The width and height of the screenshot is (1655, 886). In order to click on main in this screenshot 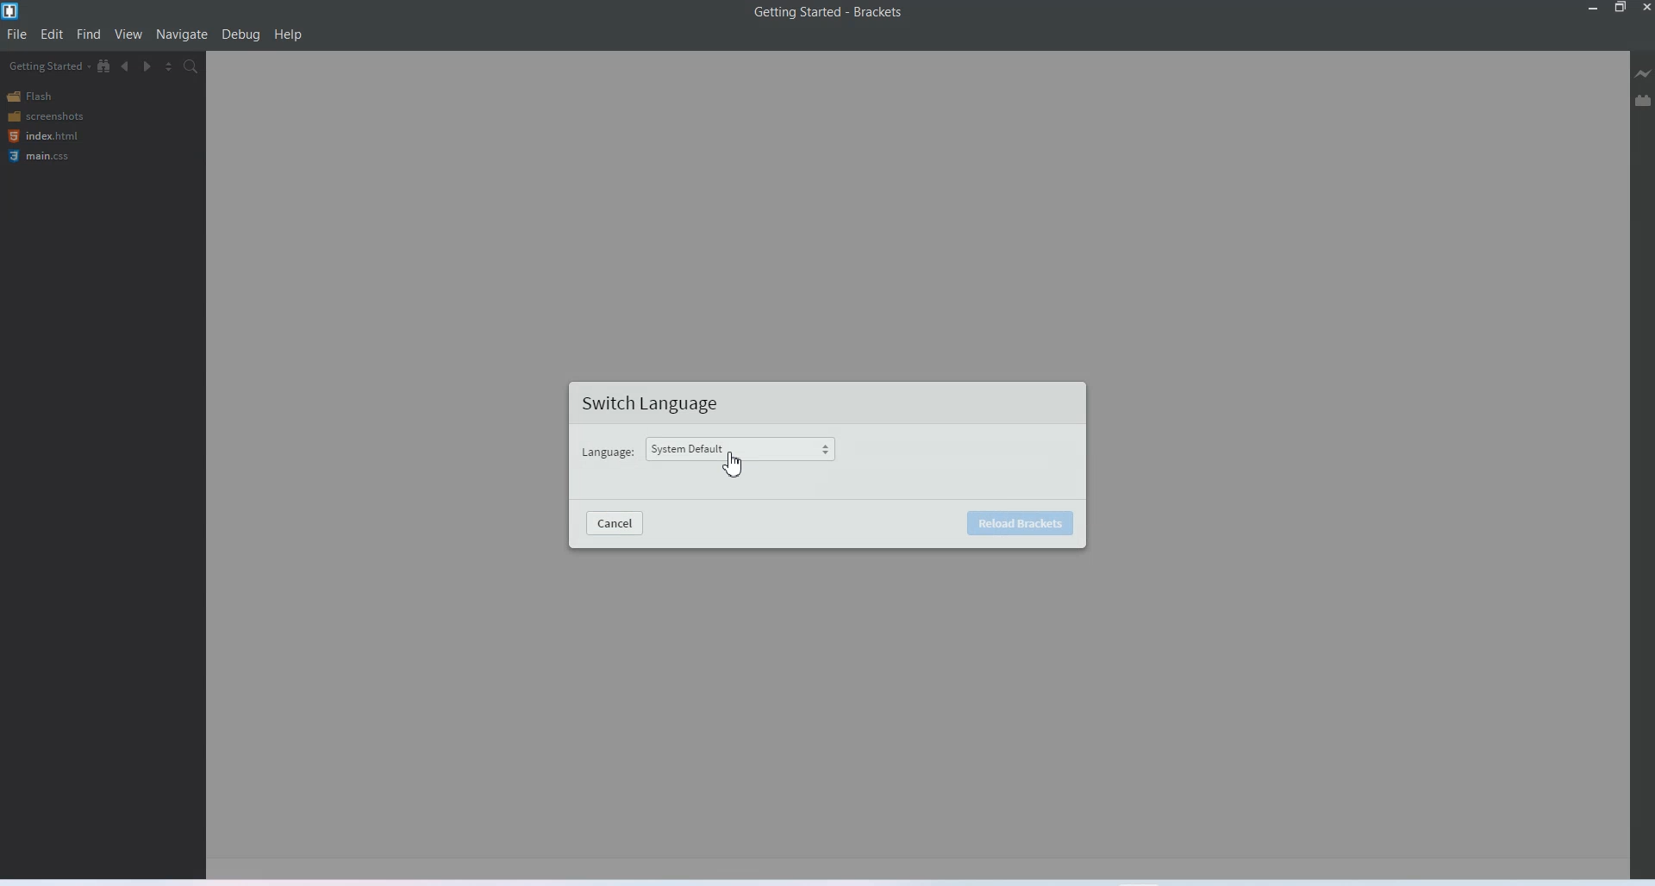, I will do `click(42, 157)`.